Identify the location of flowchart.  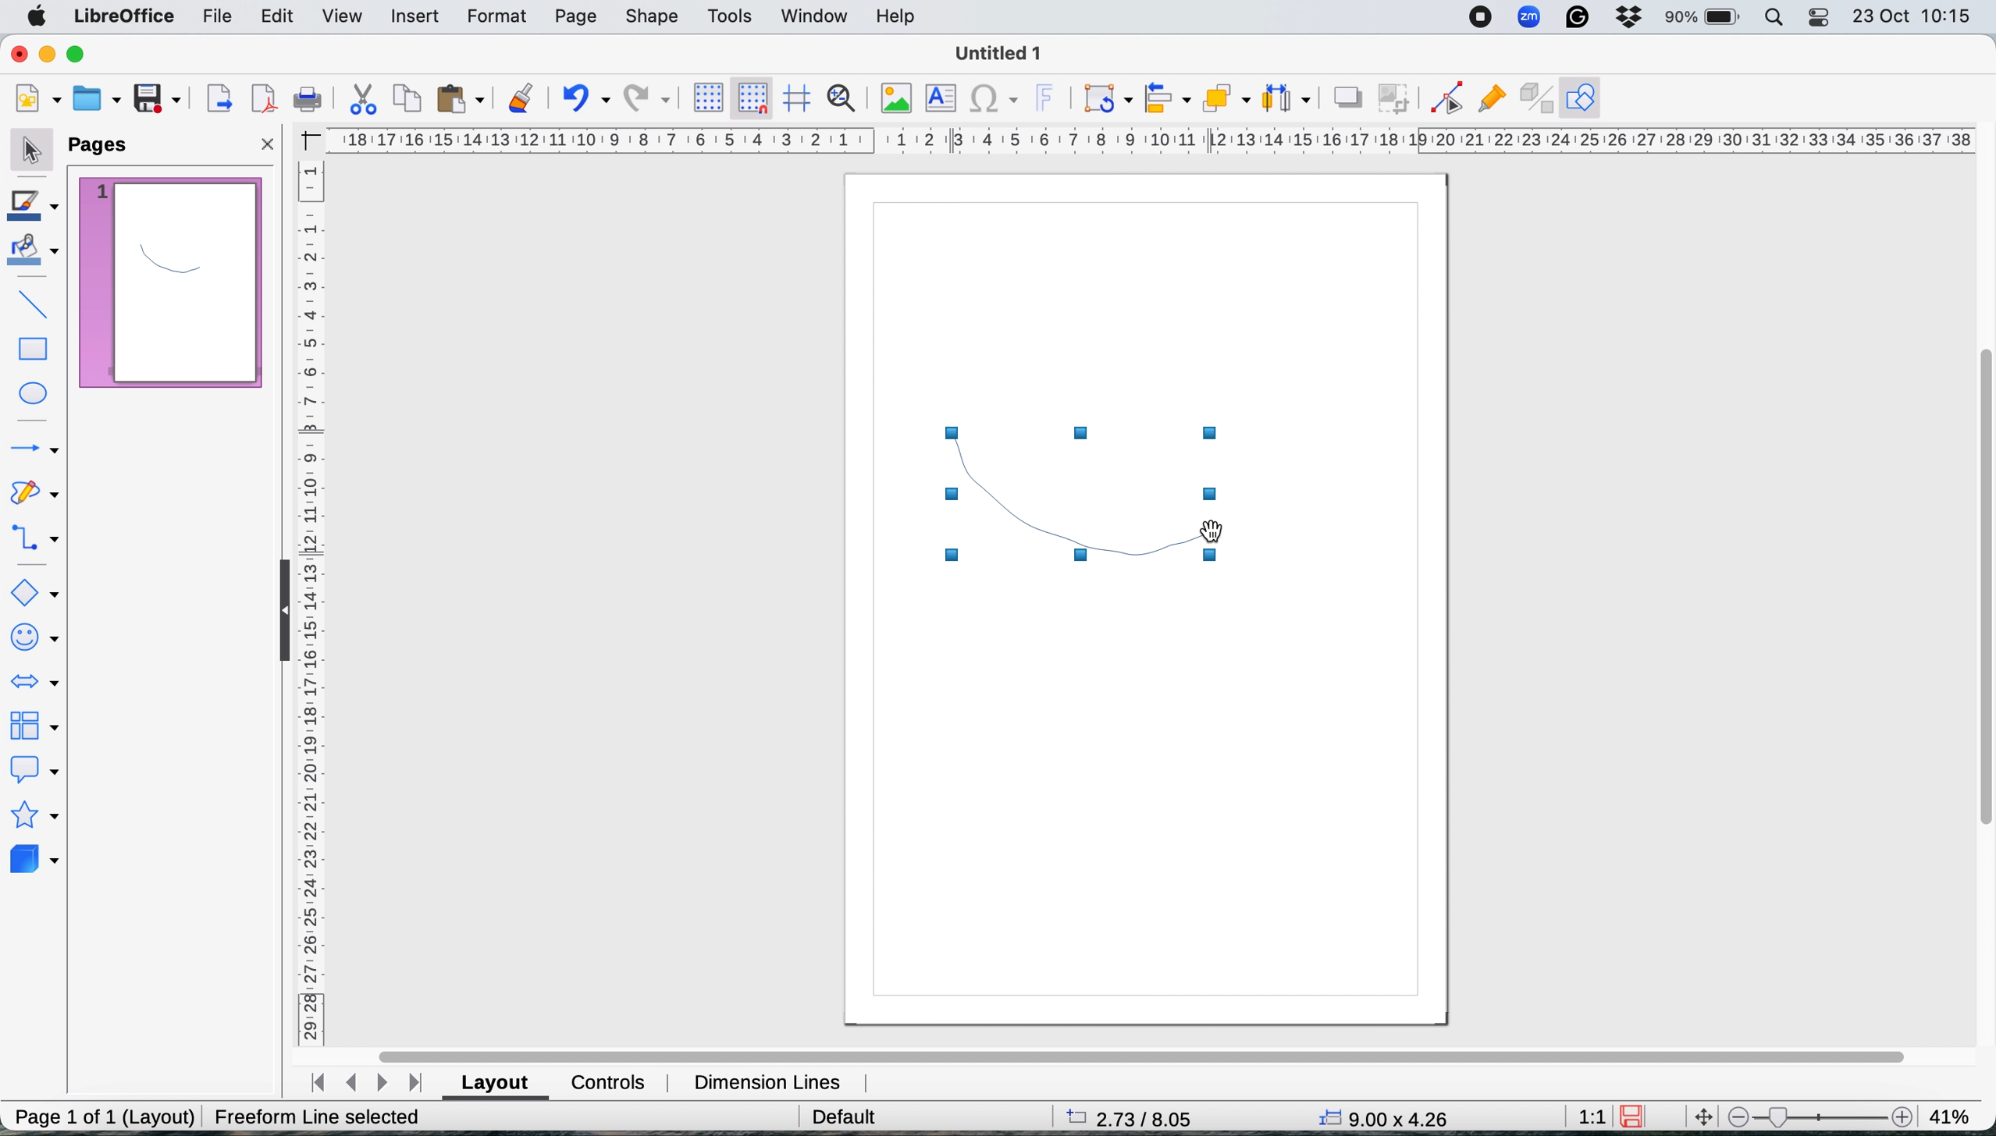
(37, 729).